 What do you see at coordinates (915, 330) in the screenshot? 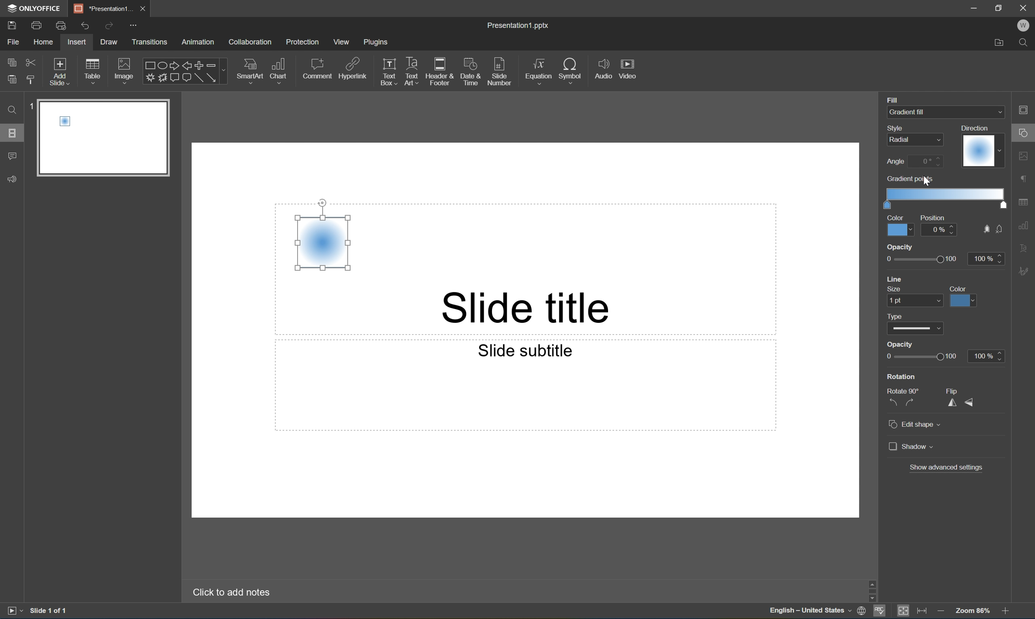
I see `Type` at bounding box center [915, 330].